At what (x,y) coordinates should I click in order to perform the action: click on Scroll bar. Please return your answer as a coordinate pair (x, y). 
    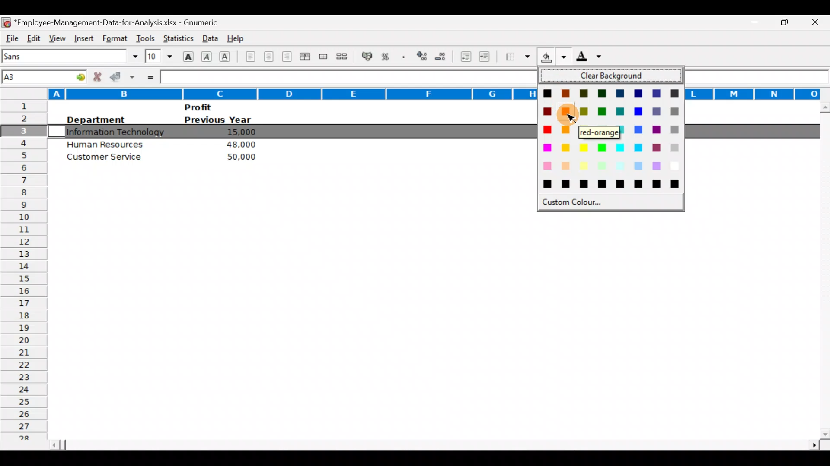
    Looking at the image, I should click on (433, 442).